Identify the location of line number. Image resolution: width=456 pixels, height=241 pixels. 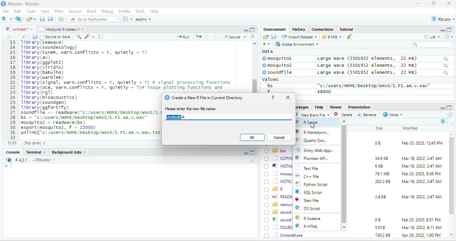
(13, 89).